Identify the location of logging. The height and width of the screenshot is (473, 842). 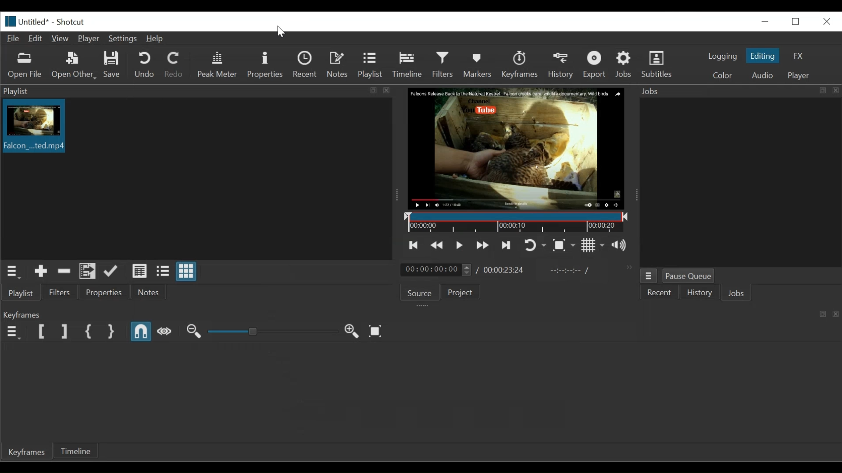
(721, 57).